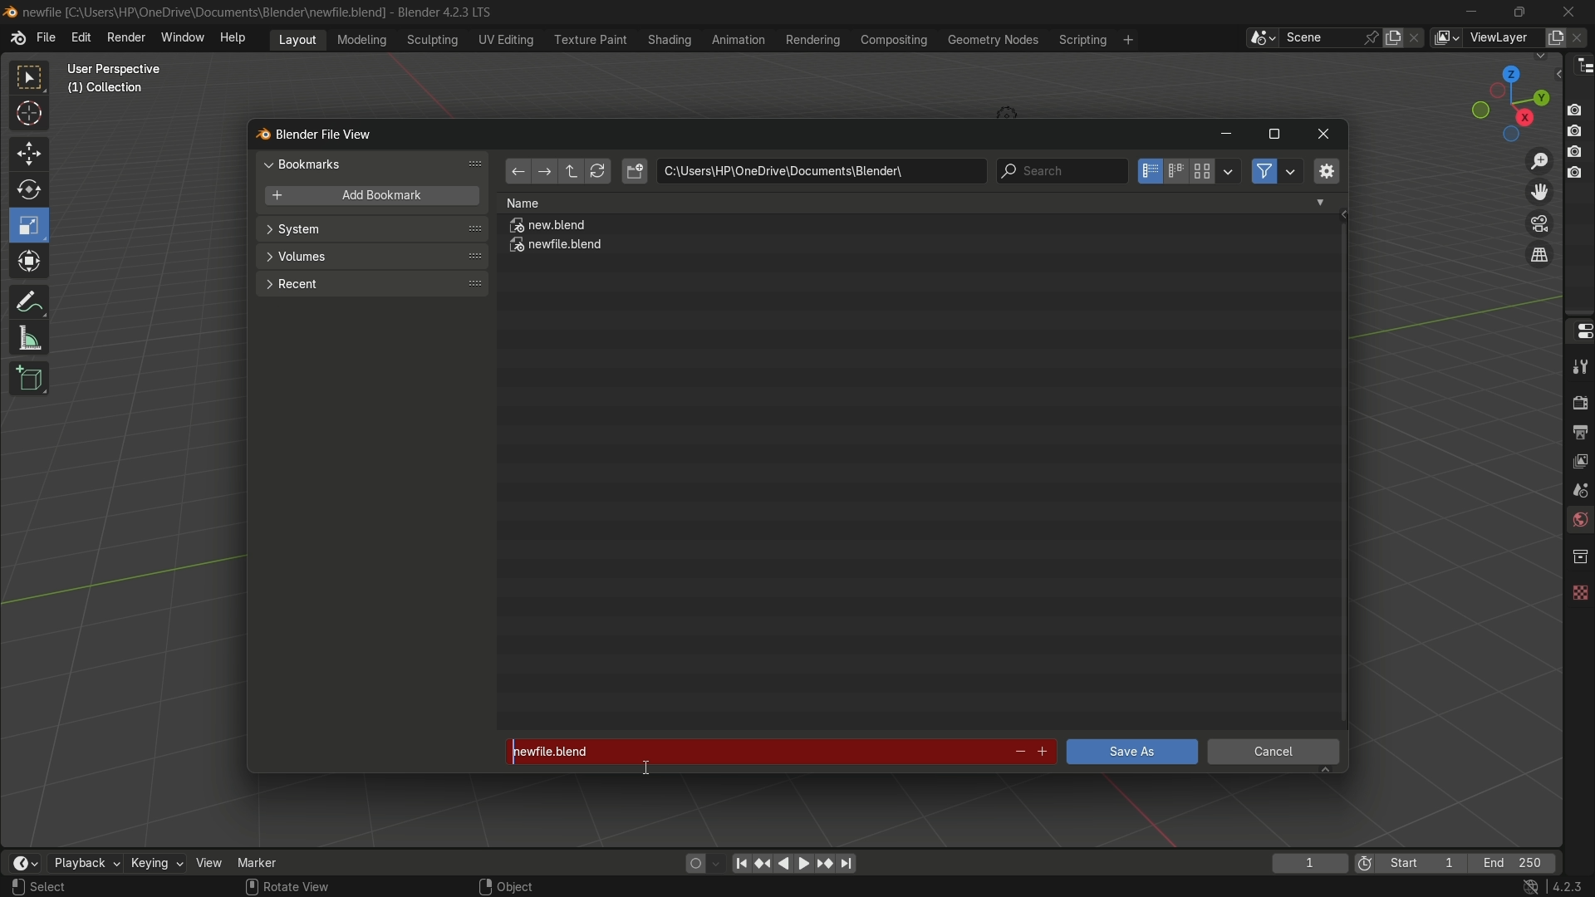 This screenshot has width=1595, height=897. What do you see at coordinates (667, 39) in the screenshot?
I see `shading menu` at bounding box center [667, 39].